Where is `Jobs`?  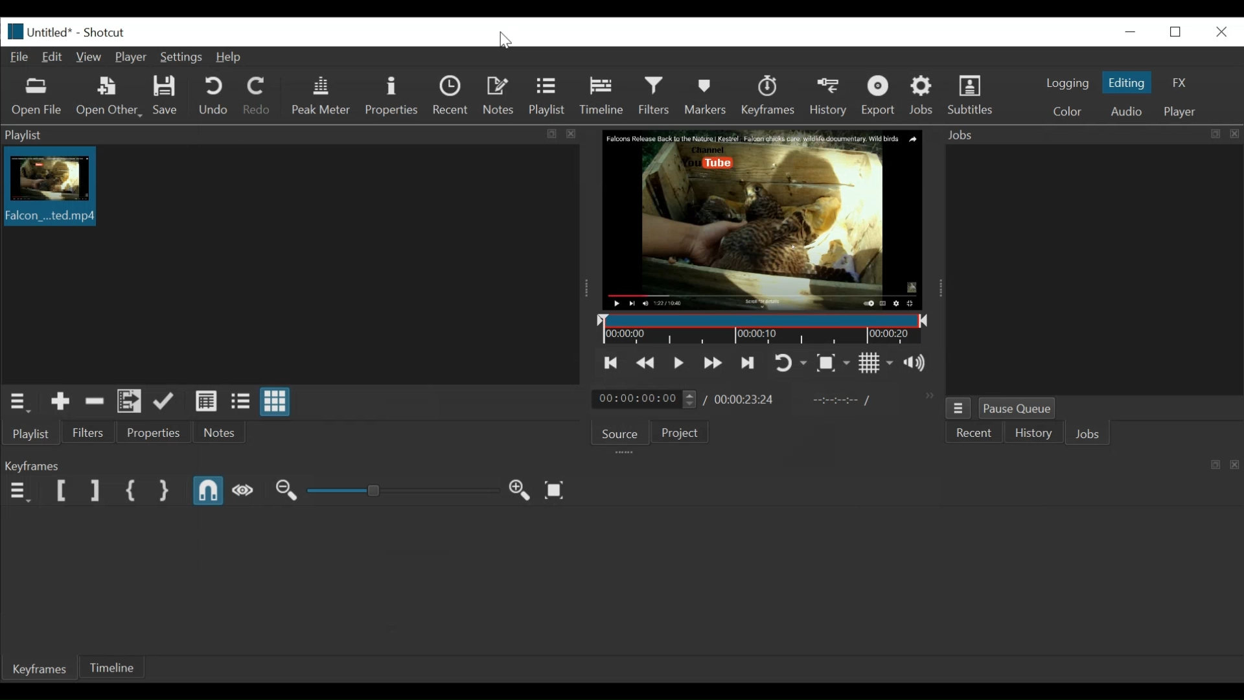
Jobs is located at coordinates (922, 95).